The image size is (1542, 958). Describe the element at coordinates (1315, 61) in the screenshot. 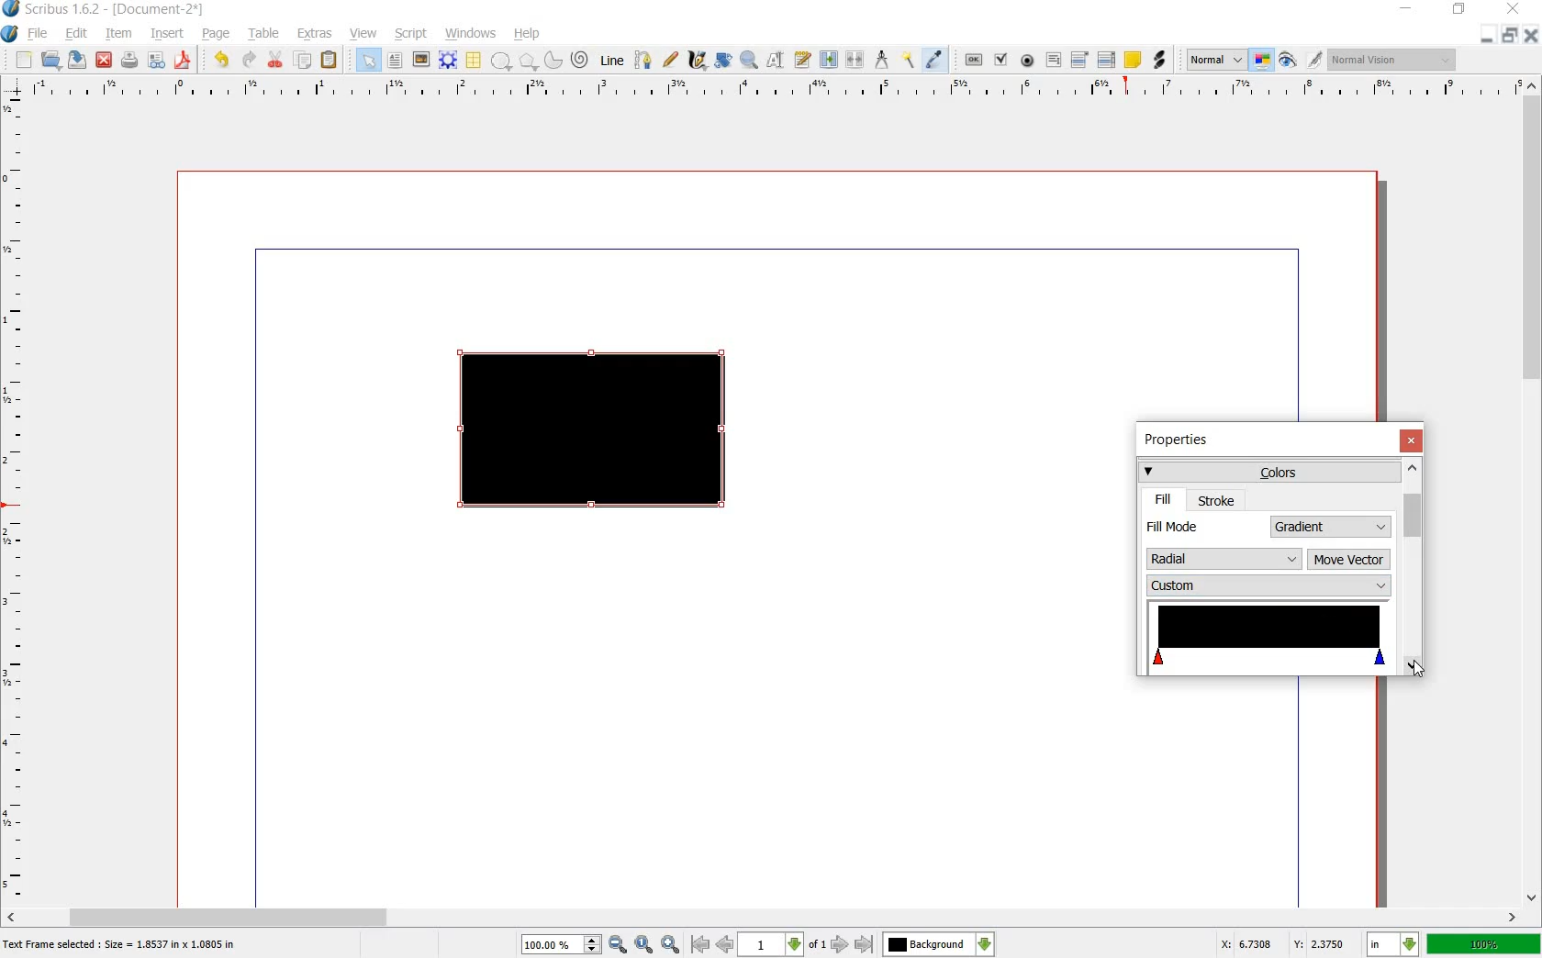

I see `edit in preview mode` at that location.